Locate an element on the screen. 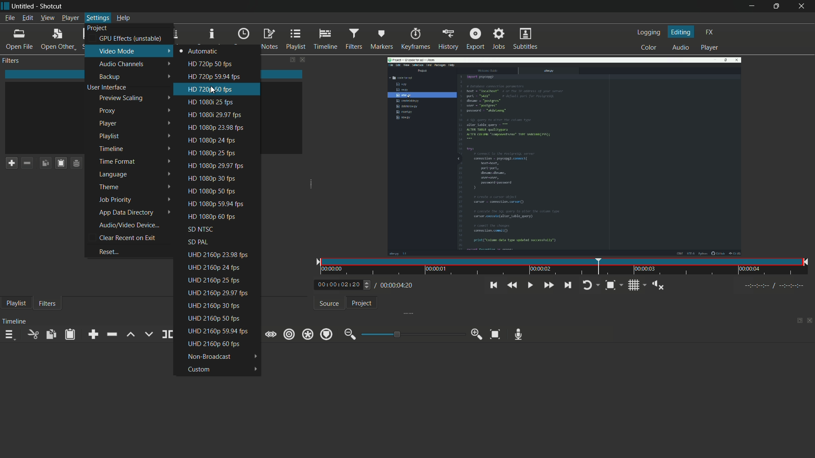  hd 720p 50 fps is located at coordinates (221, 64).